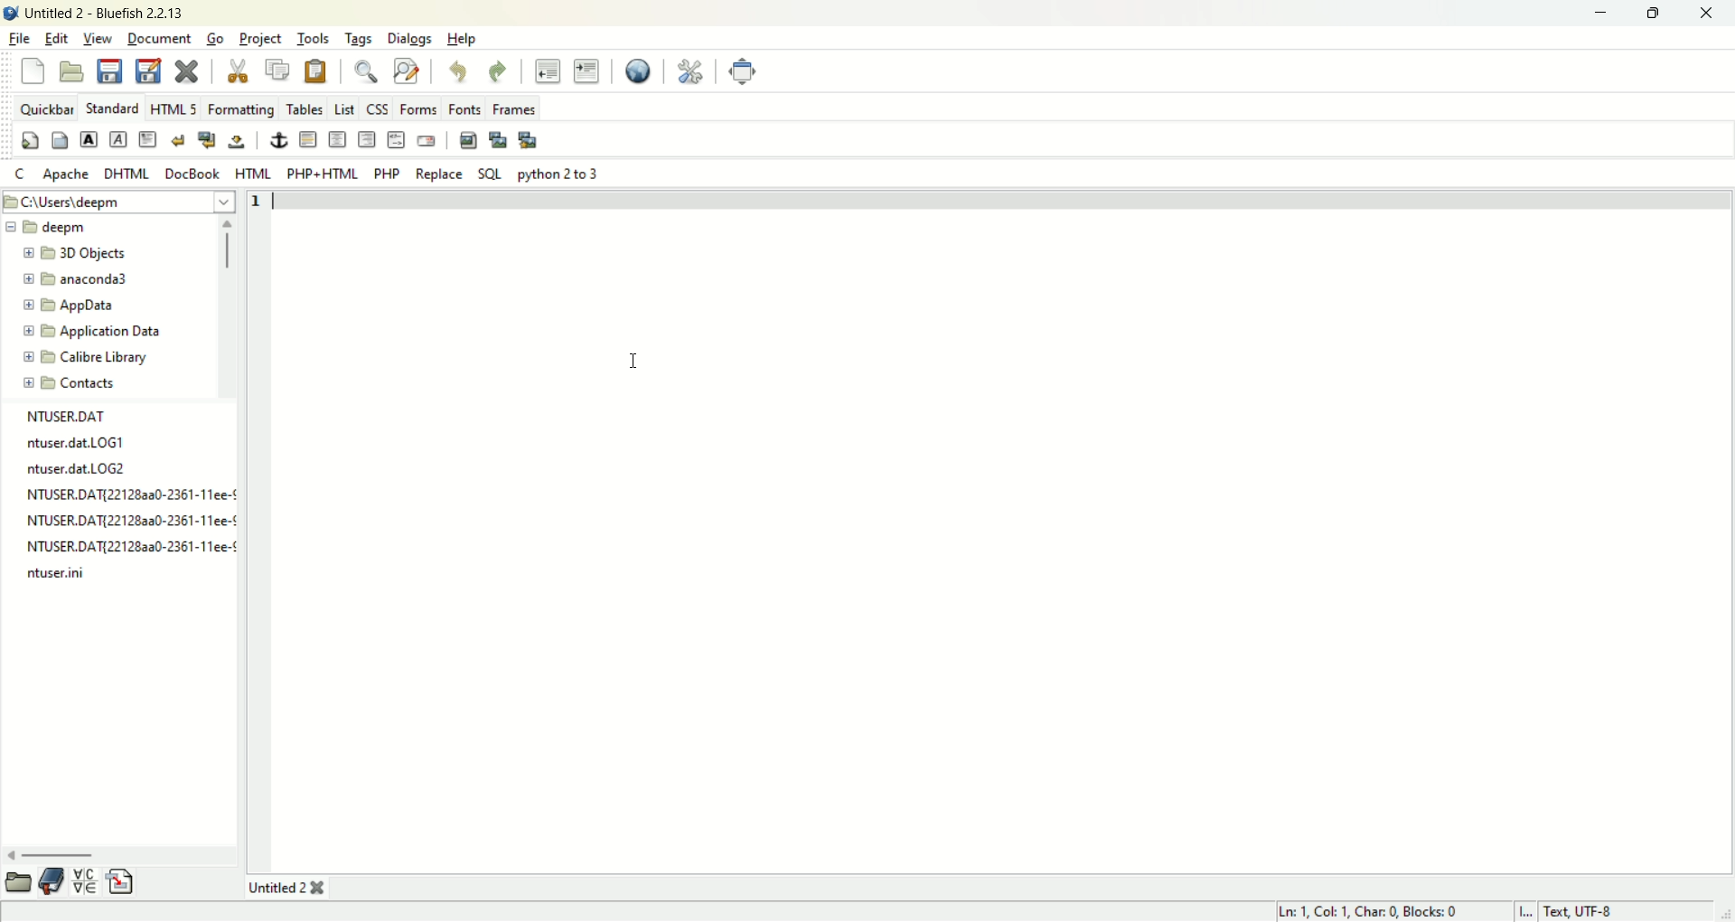 This screenshot has height=922, width=1735. I want to click on insert thumbnail, so click(495, 139).